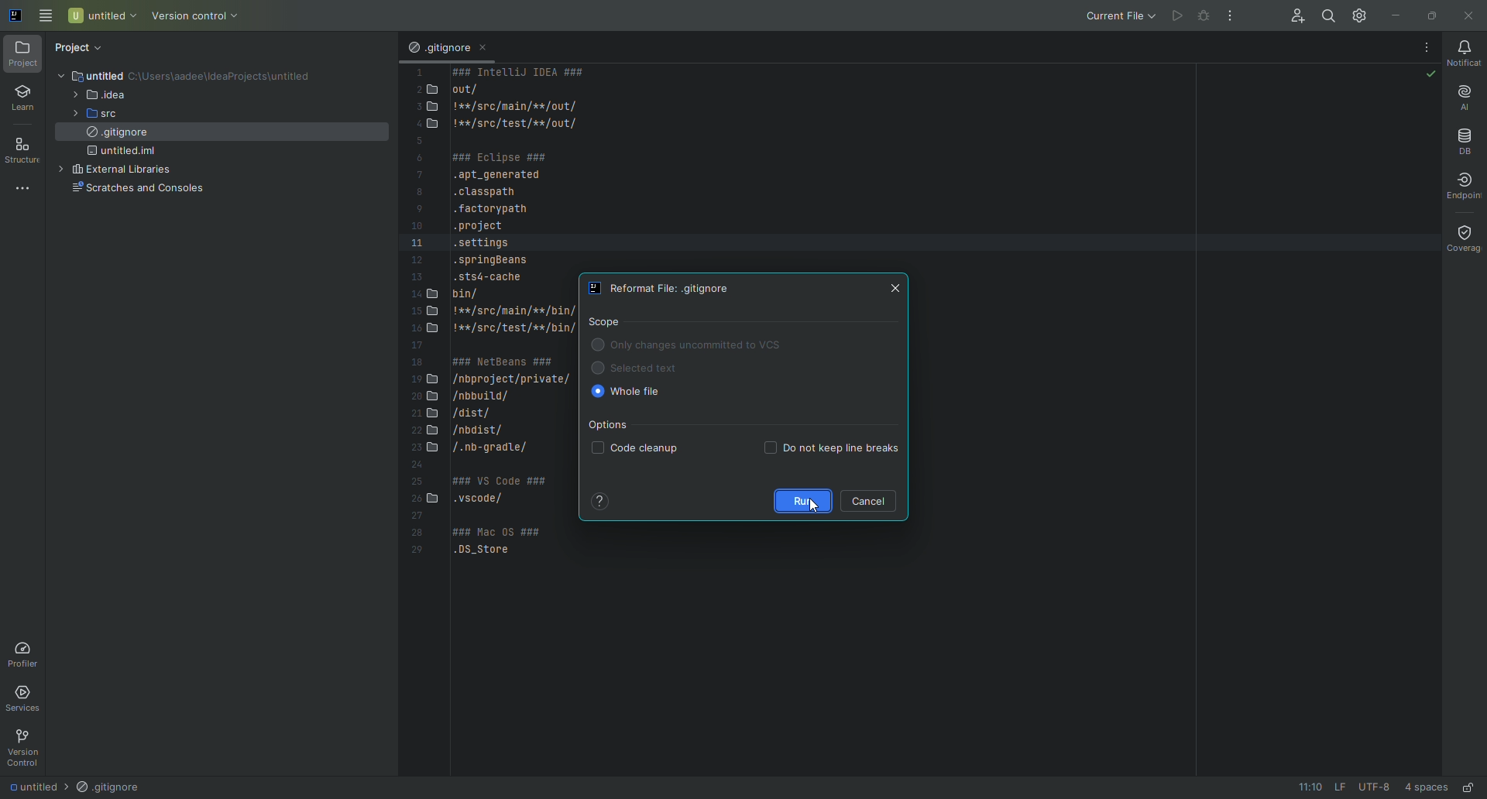 The height and width of the screenshot is (799, 1487). What do you see at coordinates (14, 13) in the screenshot?
I see `Application logo` at bounding box center [14, 13].